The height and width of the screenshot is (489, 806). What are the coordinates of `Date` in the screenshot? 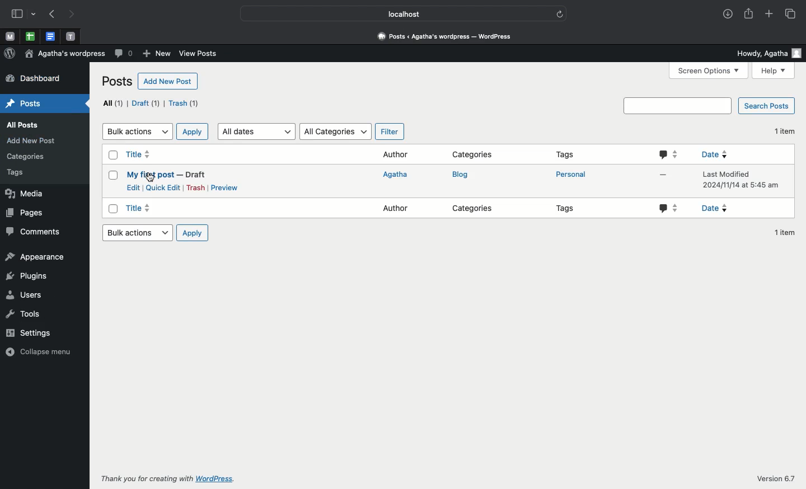 It's located at (719, 209).